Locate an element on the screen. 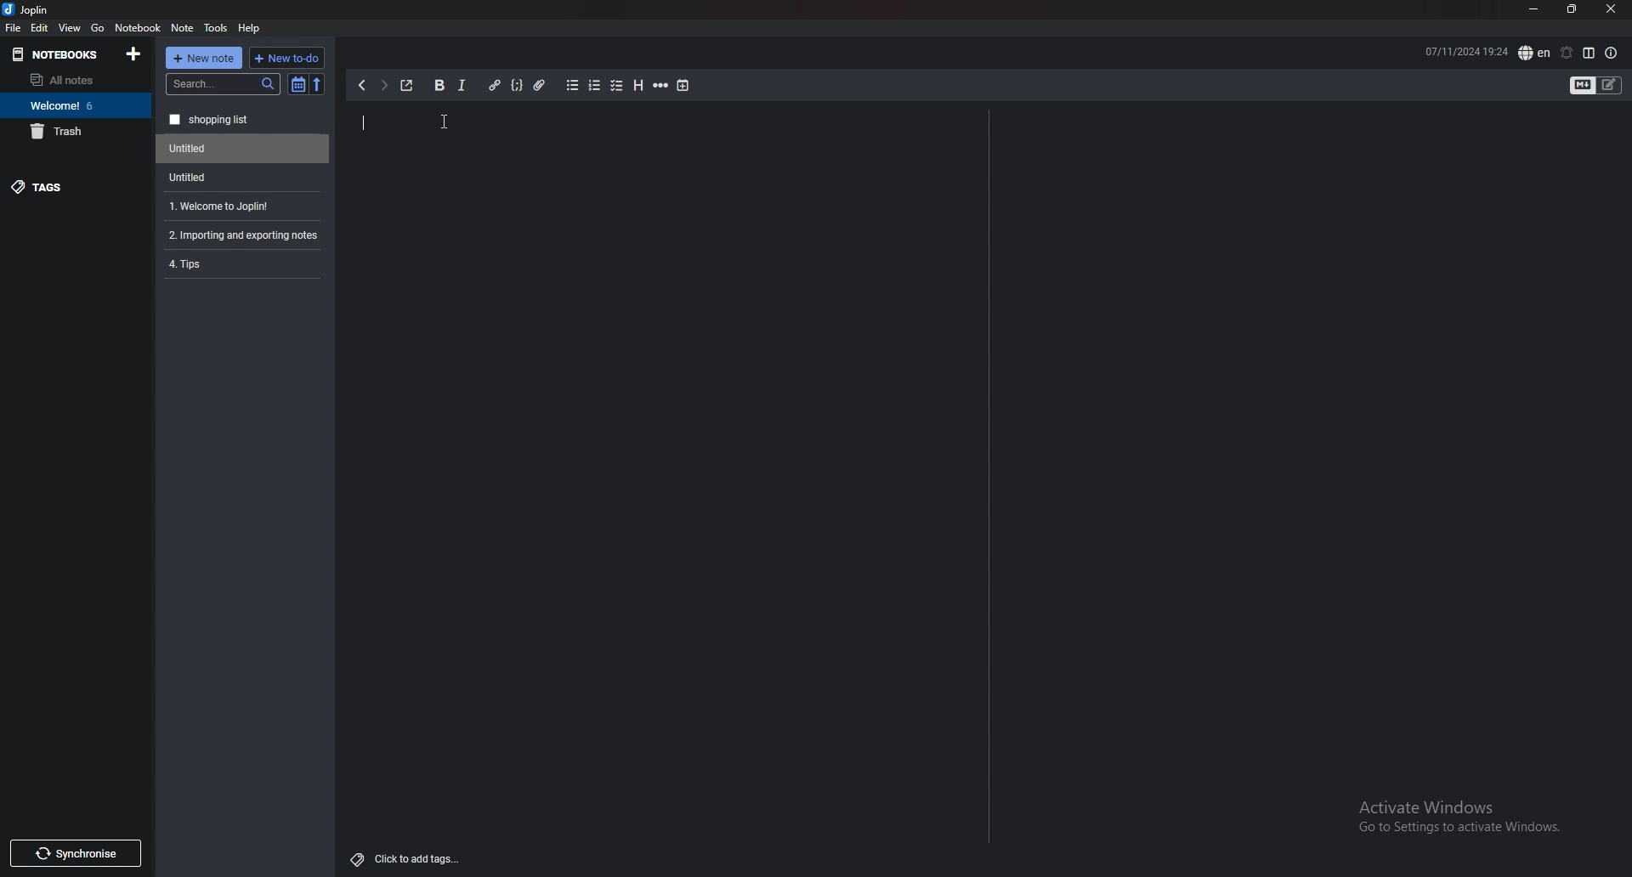  07/11/2024 19:24 is located at coordinates (1466, 50).